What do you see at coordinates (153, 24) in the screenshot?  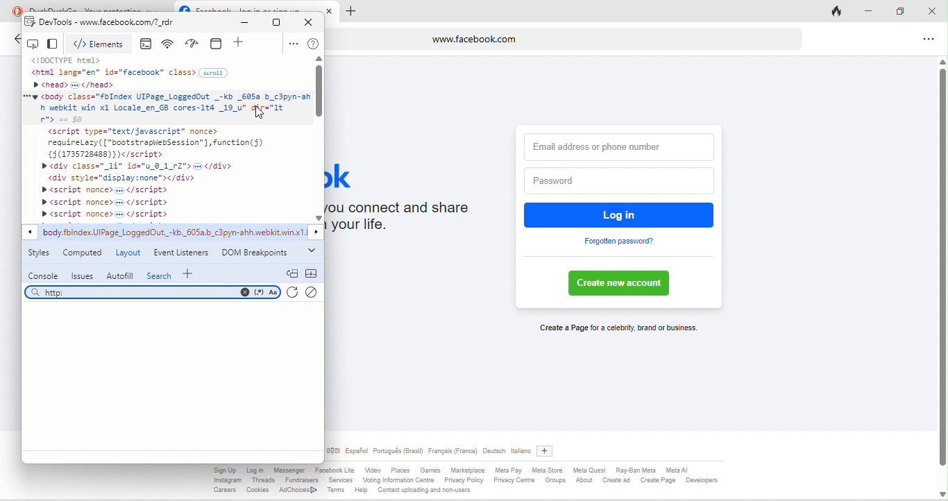 I see `www.facebook.com/lyr` at bounding box center [153, 24].